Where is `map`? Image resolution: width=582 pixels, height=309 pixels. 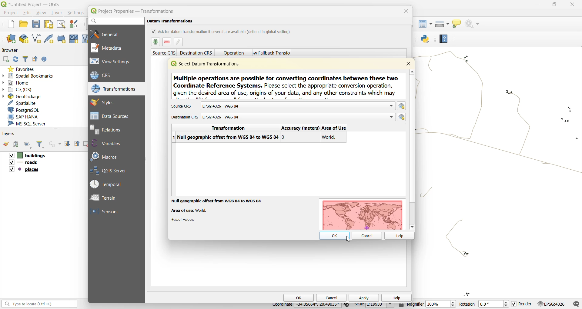 map is located at coordinates (362, 214).